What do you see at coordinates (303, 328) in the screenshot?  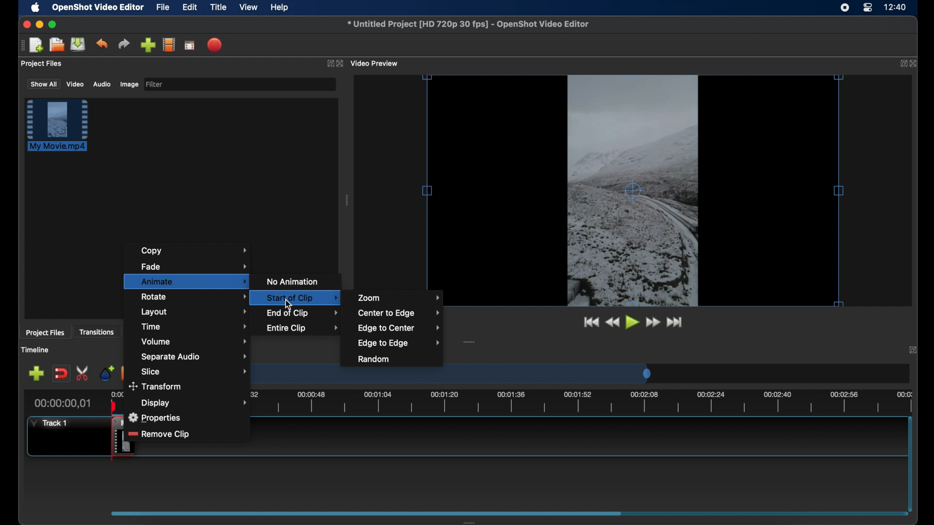 I see `entire clip menu` at bounding box center [303, 328].